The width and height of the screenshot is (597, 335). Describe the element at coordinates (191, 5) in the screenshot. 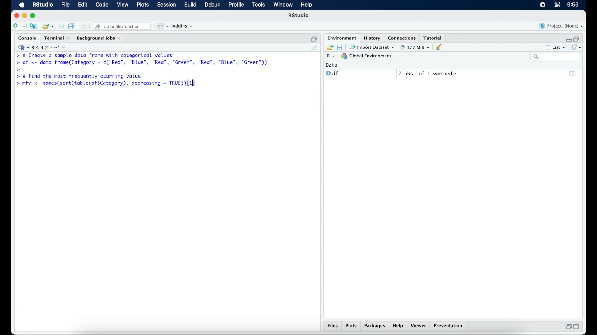

I see `build` at that location.